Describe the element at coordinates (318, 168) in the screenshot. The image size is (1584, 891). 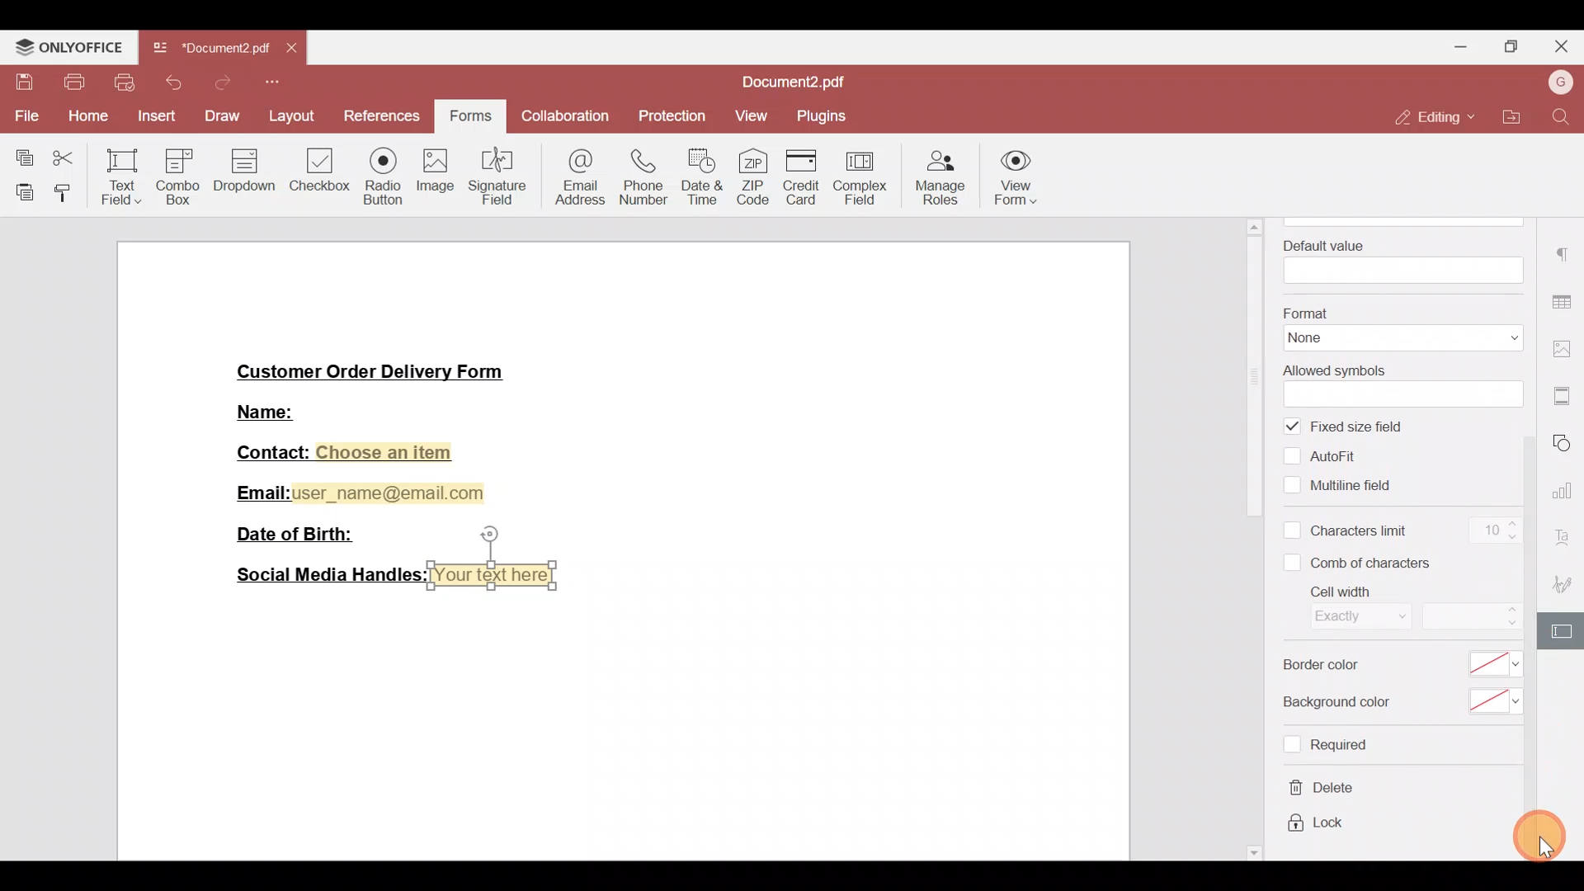
I see `Checkbox` at that location.